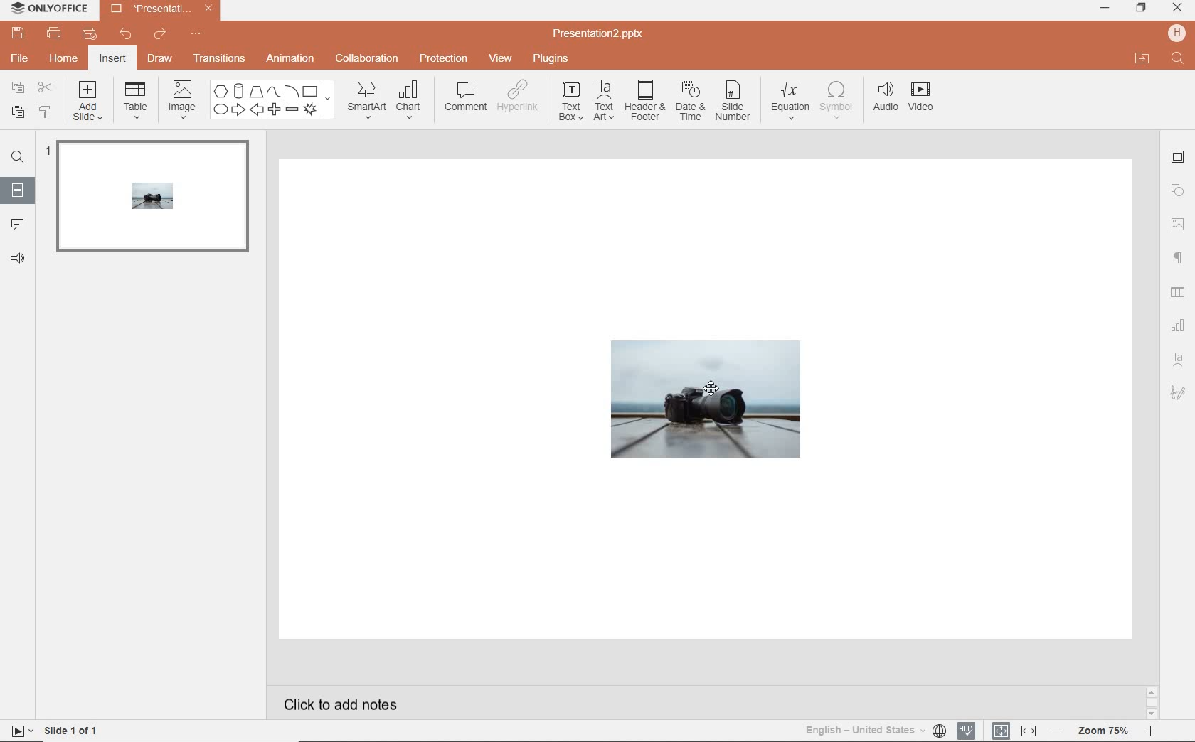 This screenshot has width=1195, height=742. What do you see at coordinates (1152, 701) in the screenshot?
I see `scrollbar` at bounding box center [1152, 701].